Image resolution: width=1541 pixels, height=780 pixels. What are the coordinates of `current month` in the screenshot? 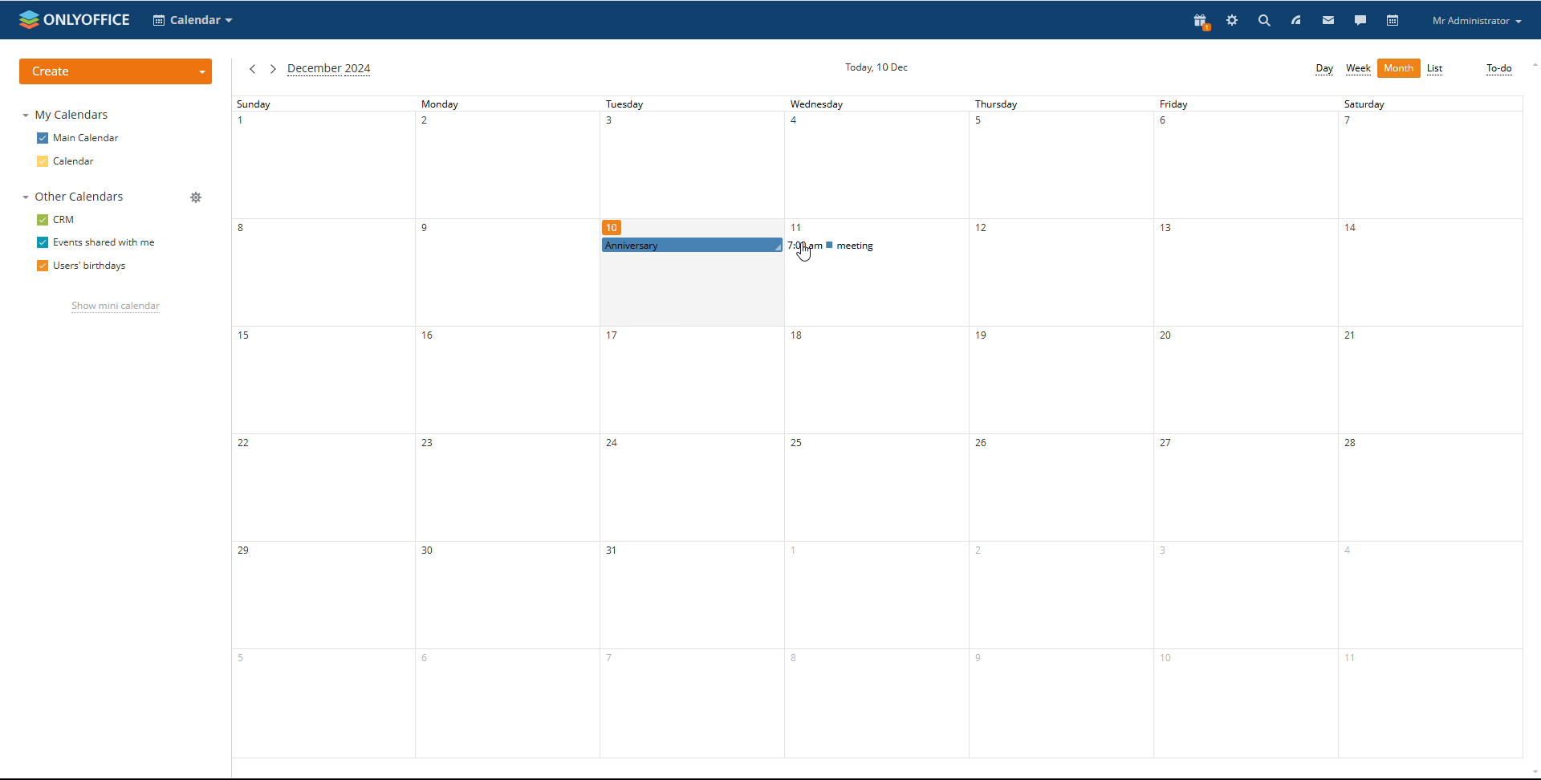 It's located at (330, 70).